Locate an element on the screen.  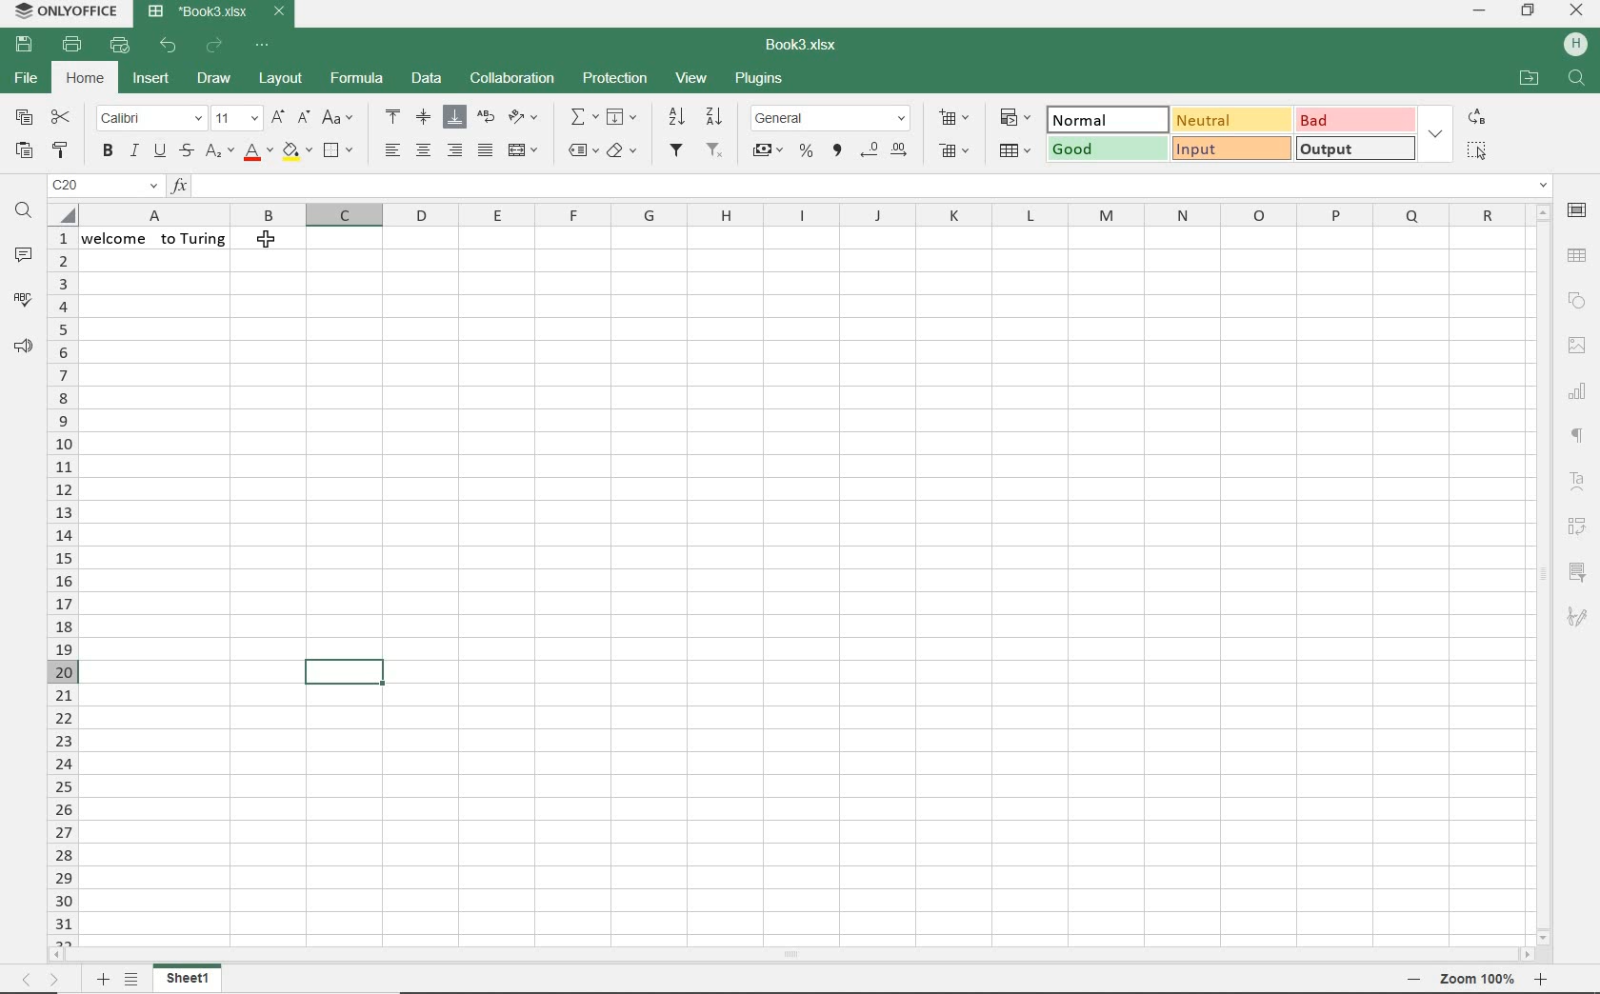
subscript/superscript is located at coordinates (218, 150).